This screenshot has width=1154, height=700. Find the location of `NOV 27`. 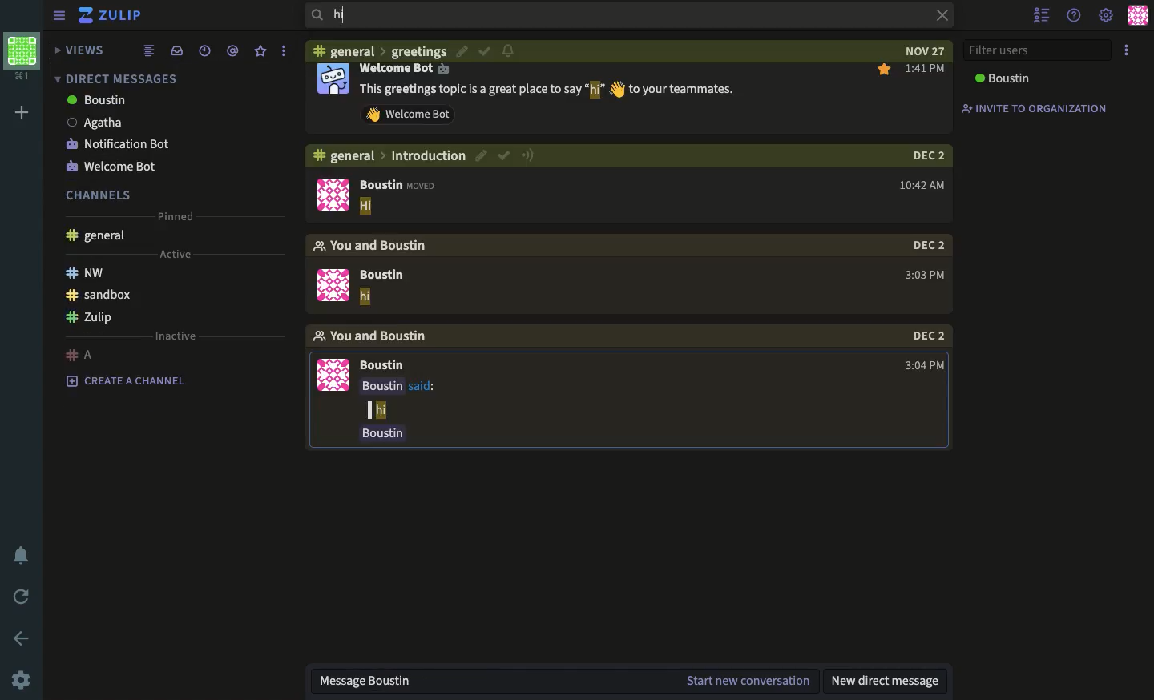

NOV 27 is located at coordinates (916, 51).